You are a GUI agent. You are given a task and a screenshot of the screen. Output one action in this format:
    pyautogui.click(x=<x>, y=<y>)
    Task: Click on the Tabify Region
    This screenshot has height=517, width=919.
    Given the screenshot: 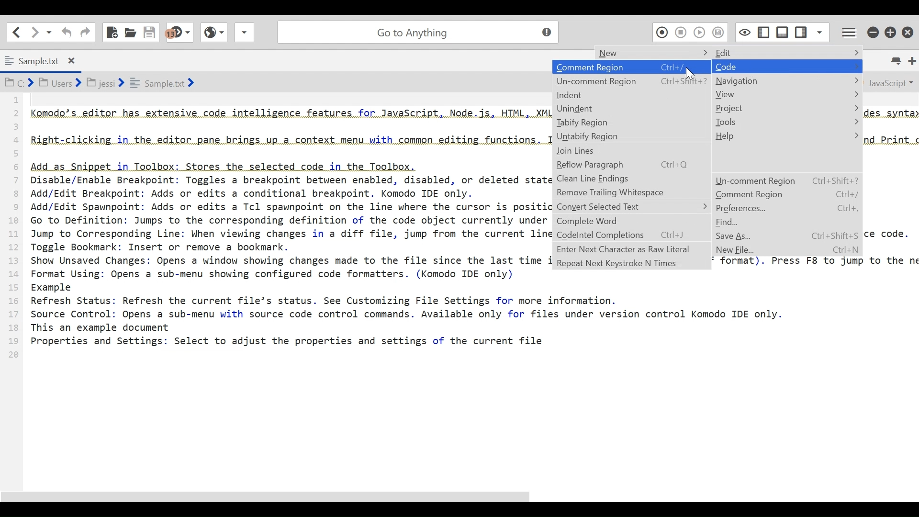 What is the action you would take?
    pyautogui.click(x=631, y=123)
    